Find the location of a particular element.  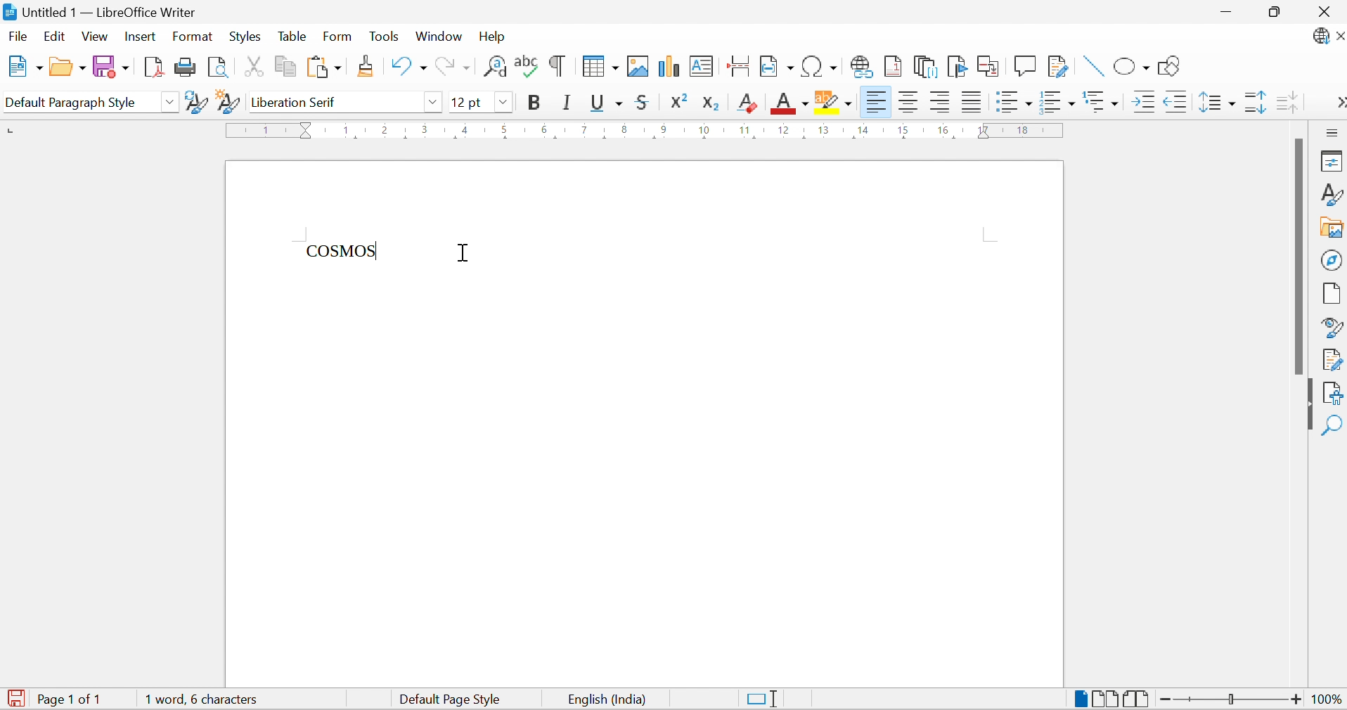

Insert Hyperlink is located at coordinates (861, 66).